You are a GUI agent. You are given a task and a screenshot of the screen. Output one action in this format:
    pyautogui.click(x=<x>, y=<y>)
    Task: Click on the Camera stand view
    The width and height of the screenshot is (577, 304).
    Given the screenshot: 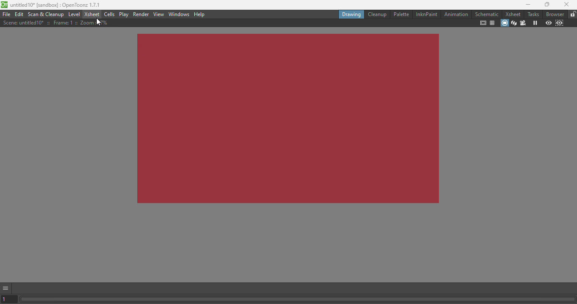 What is the action you would take?
    pyautogui.click(x=504, y=24)
    